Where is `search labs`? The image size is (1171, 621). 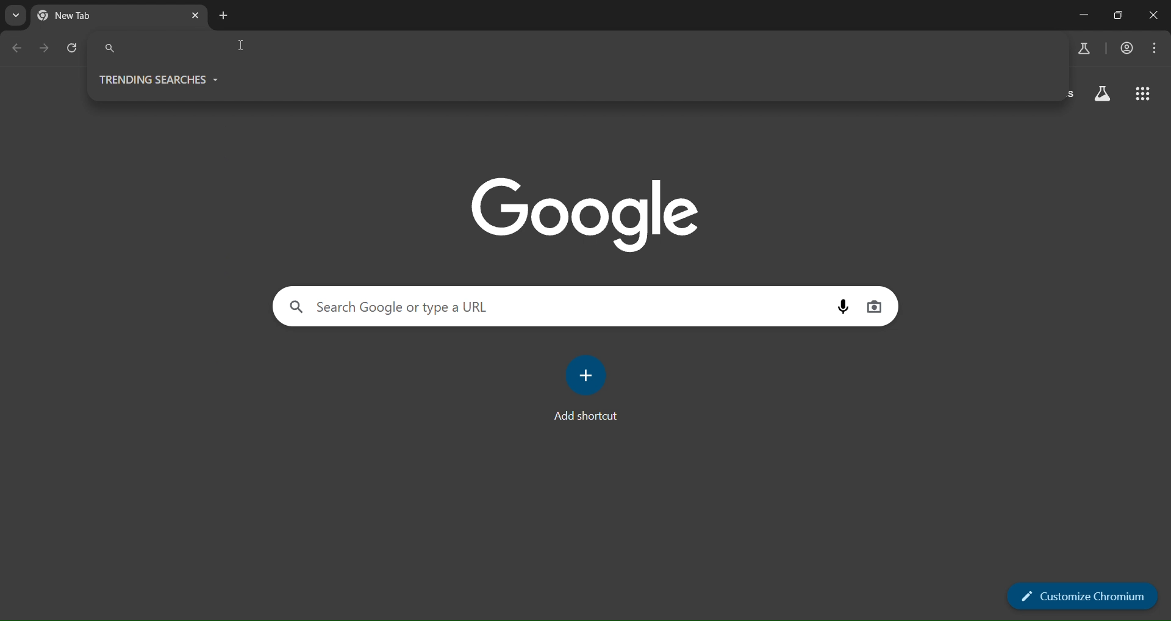
search labs is located at coordinates (1101, 93).